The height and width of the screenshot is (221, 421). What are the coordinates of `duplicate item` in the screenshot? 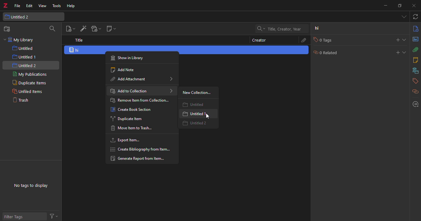 It's located at (128, 119).